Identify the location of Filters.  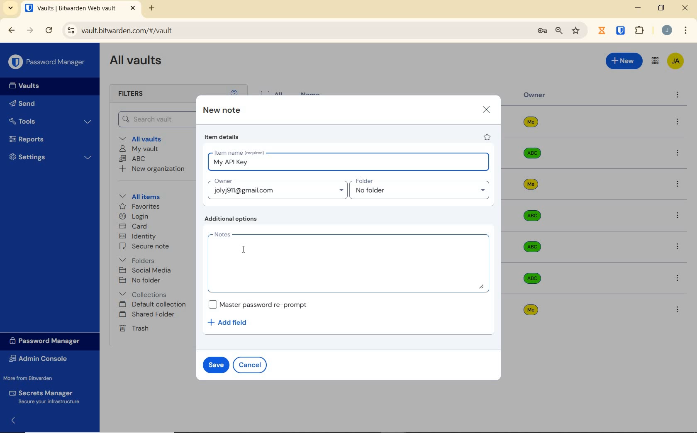
(132, 94).